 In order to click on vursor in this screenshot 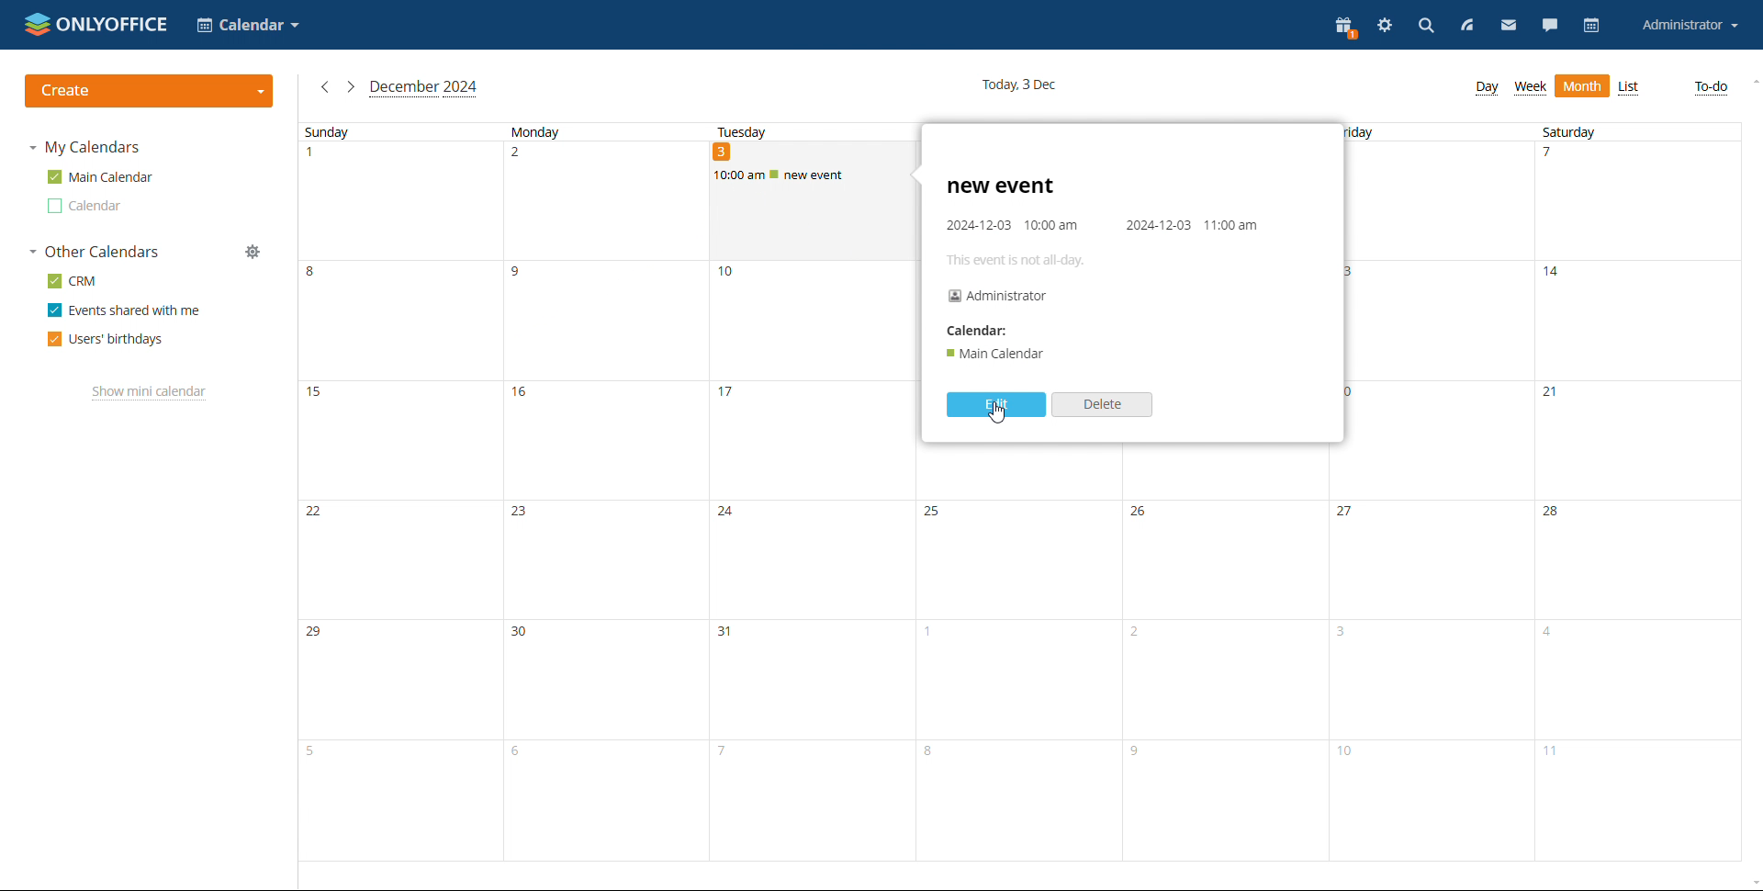, I will do `click(745, 187)`.